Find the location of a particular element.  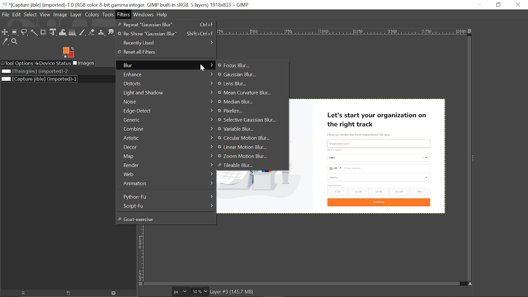

Pixelize is located at coordinates (245, 111).